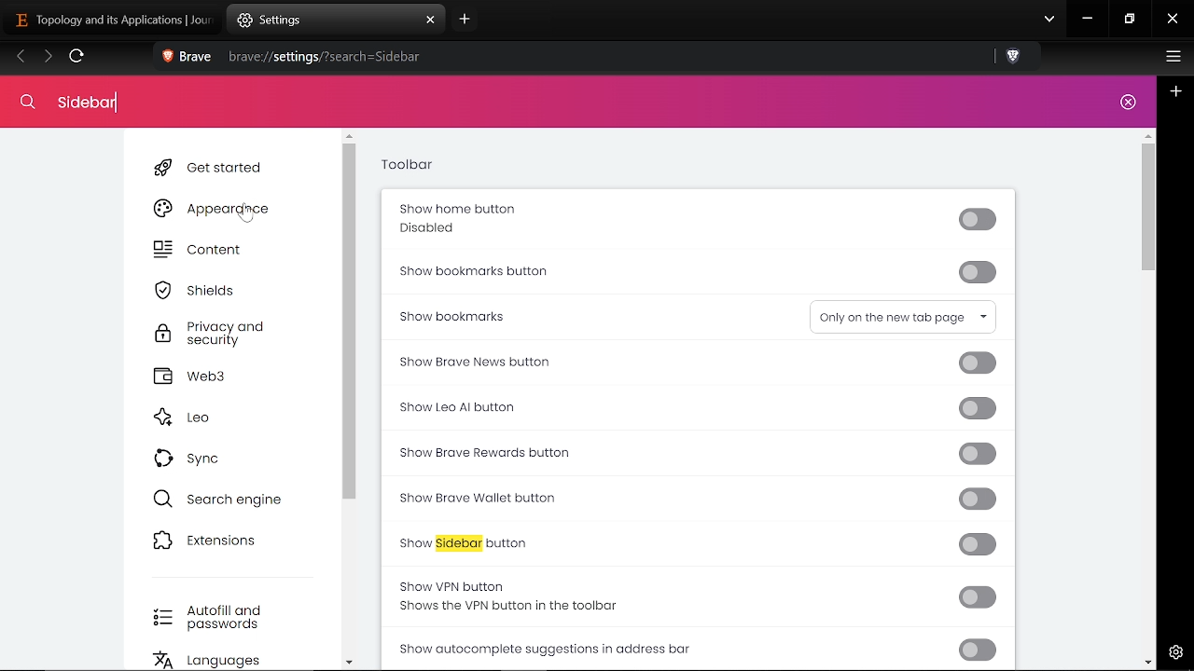 Image resolution: width=1194 pixels, height=671 pixels. What do you see at coordinates (349, 662) in the screenshot?
I see `Move down` at bounding box center [349, 662].